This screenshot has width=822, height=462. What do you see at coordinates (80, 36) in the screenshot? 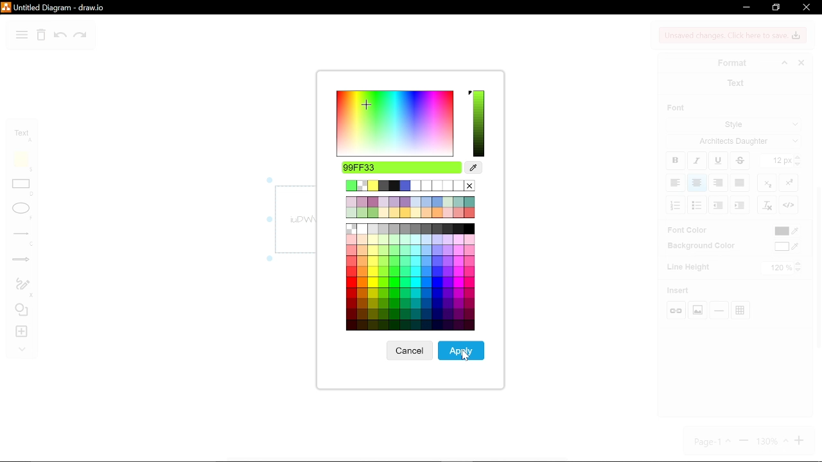
I see `redo` at bounding box center [80, 36].